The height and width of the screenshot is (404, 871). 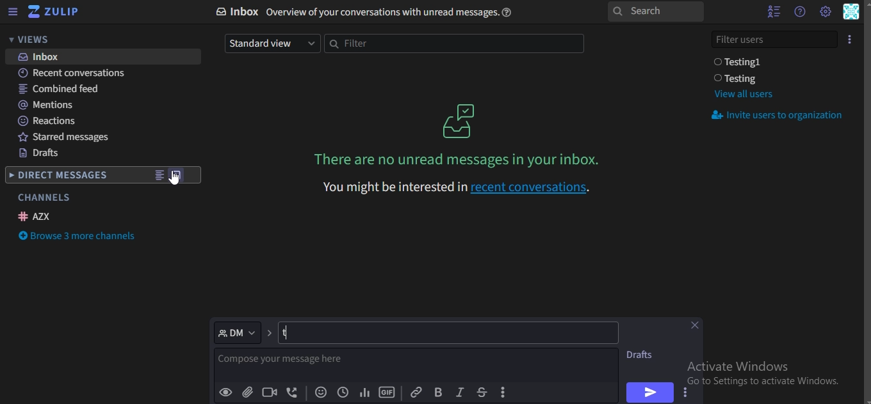 I want to click on hide left sidebar, so click(x=13, y=13).